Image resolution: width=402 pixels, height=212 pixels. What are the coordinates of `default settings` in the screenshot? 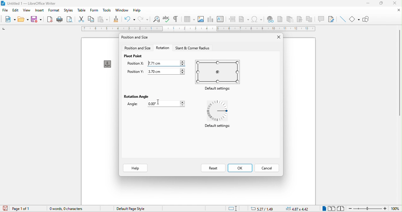 It's located at (220, 110).